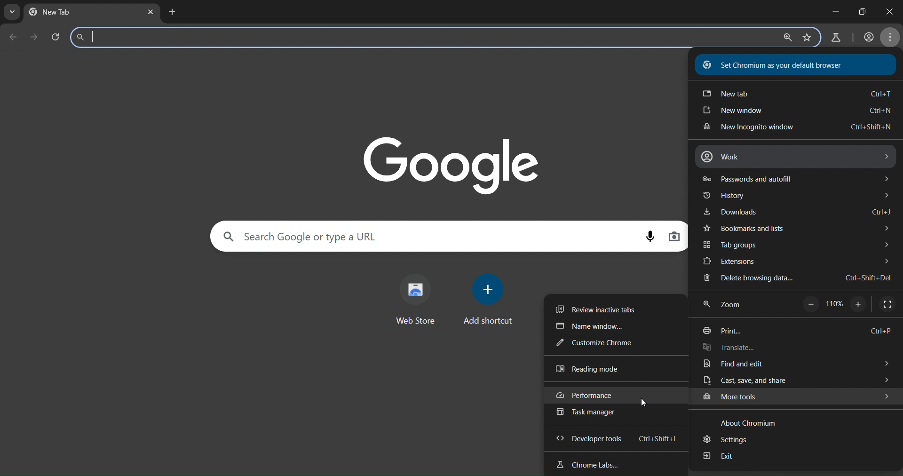  What do you see at coordinates (887, 11) in the screenshot?
I see `close` at bounding box center [887, 11].